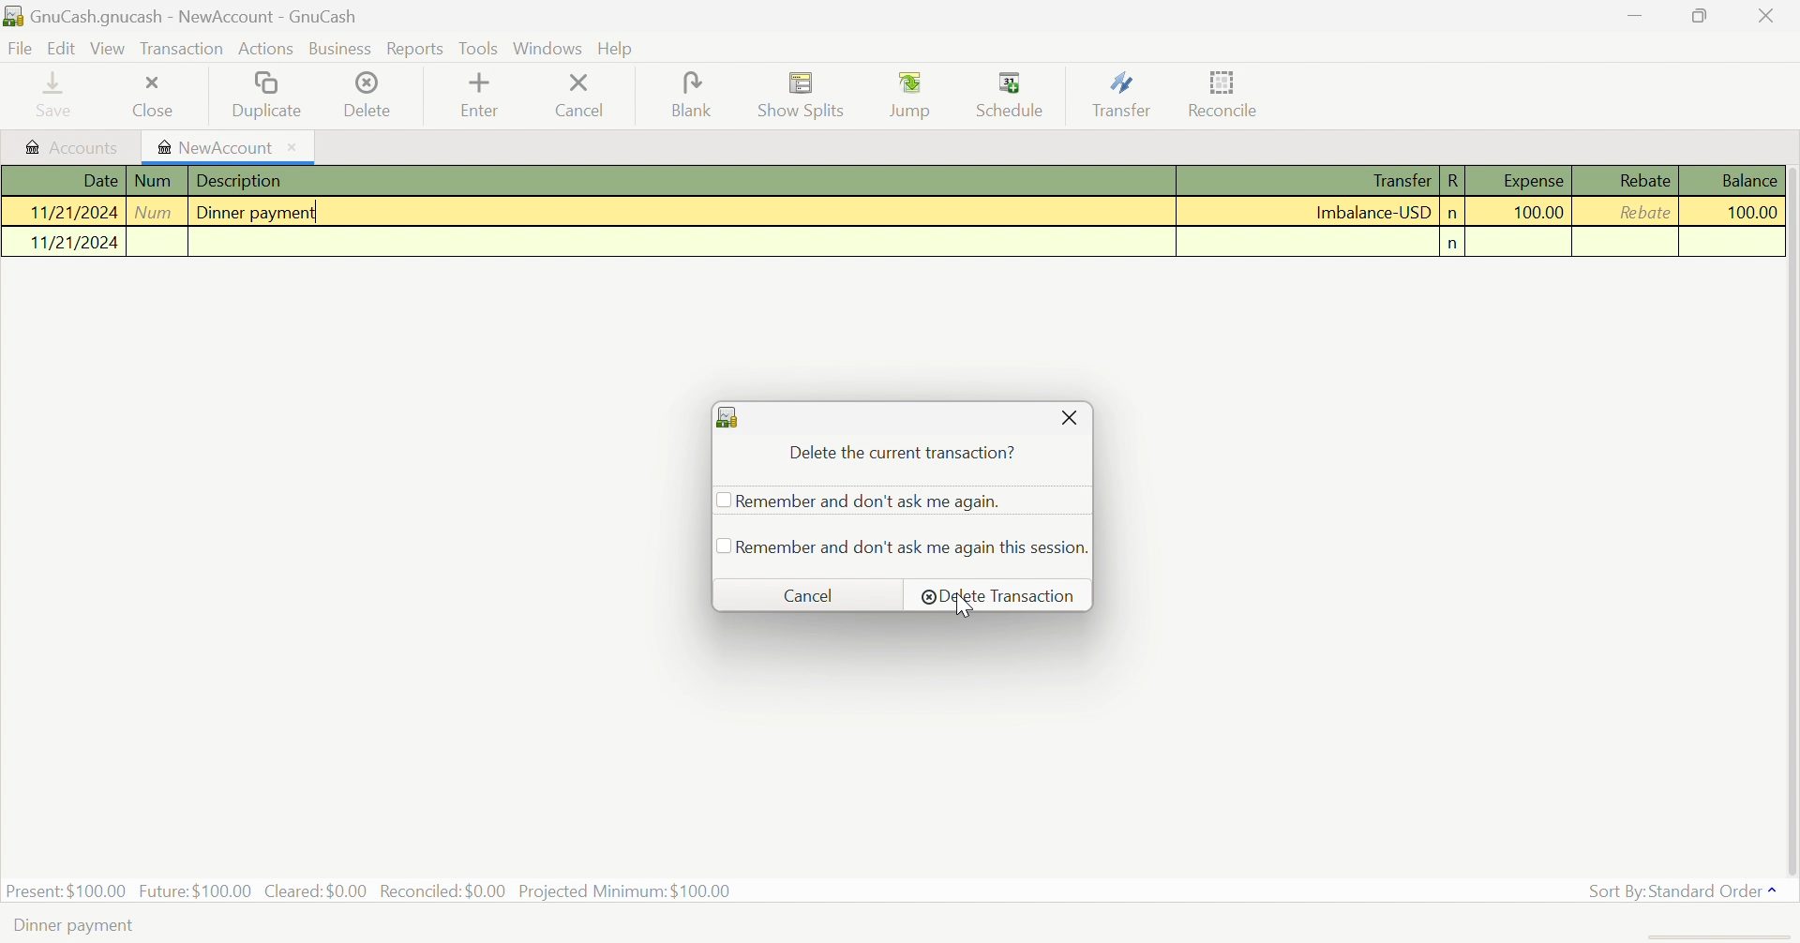  I want to click on Num, so click(156, 212).